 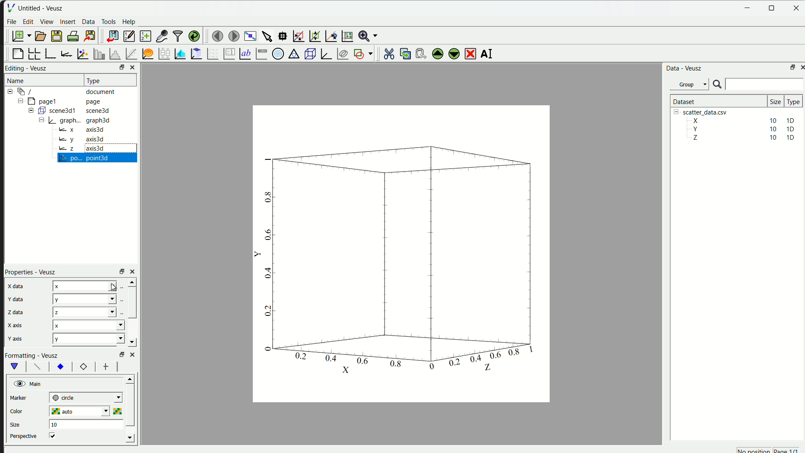 What do you see at coordinates (94, 285) in the screenshot?
I see `z` at bounding box center [94, 285].